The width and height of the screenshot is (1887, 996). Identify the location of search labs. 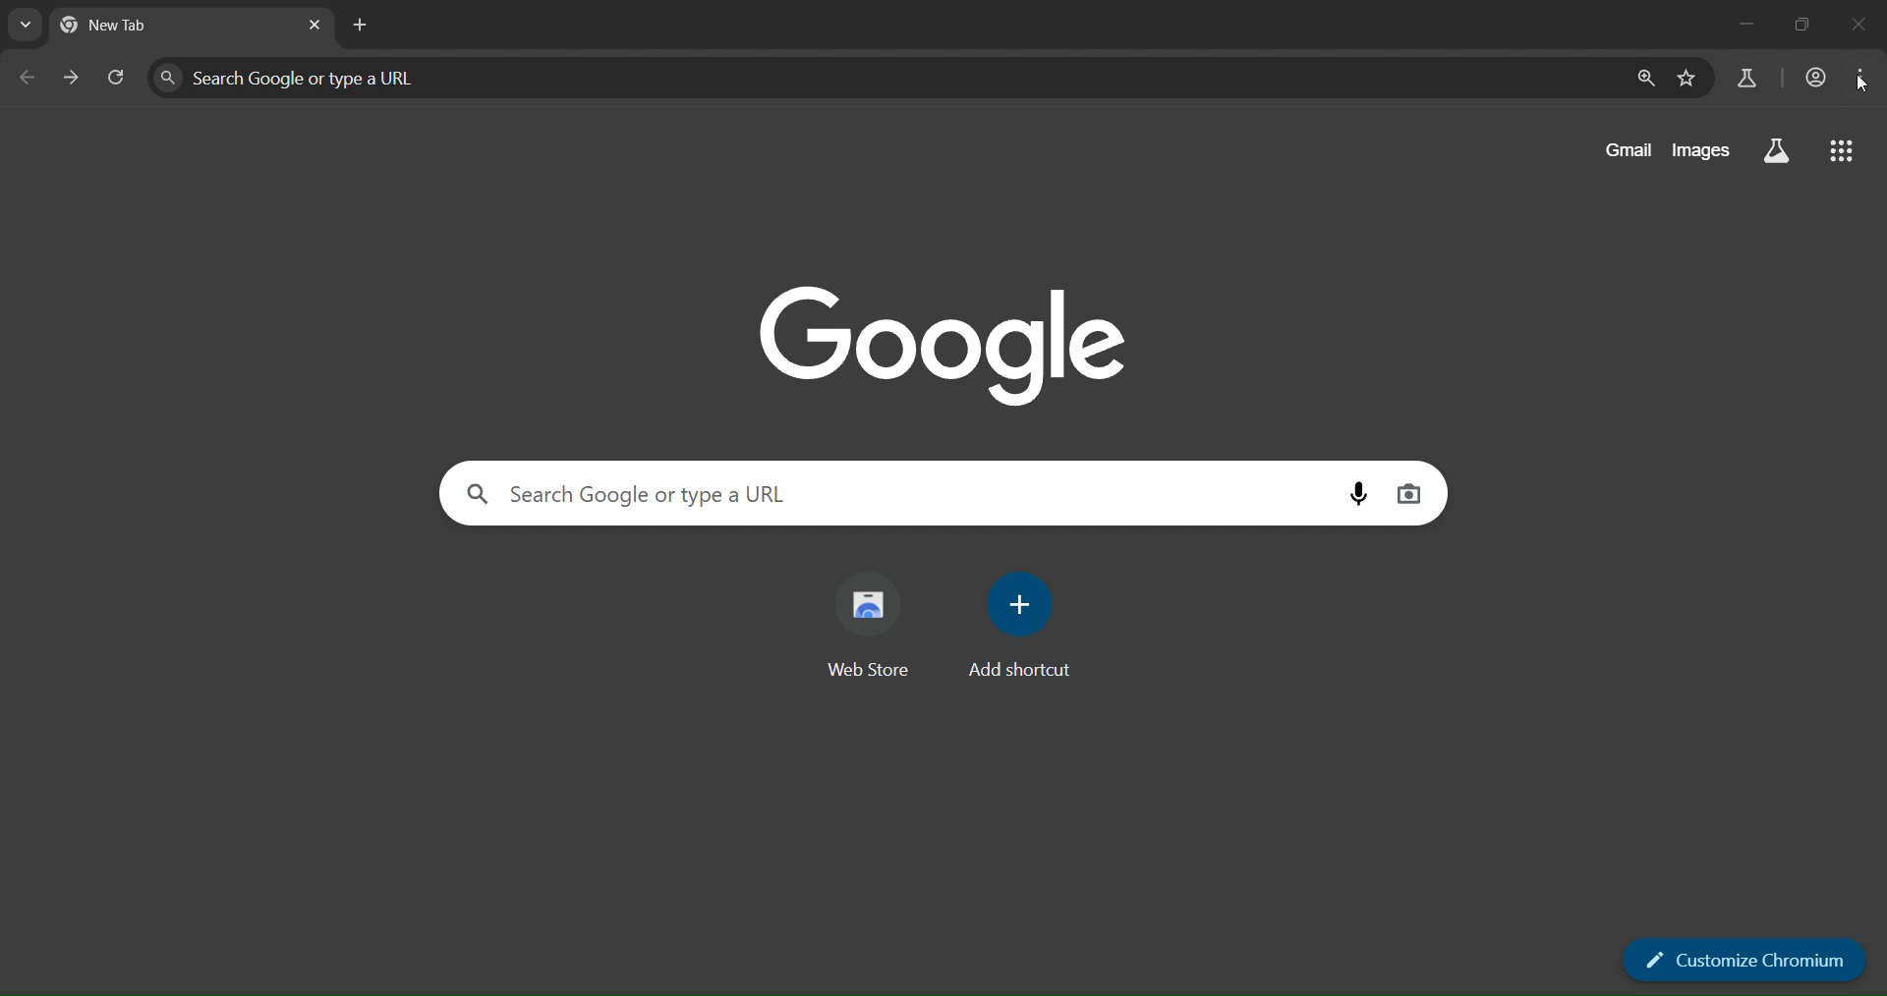
(1746, 79).